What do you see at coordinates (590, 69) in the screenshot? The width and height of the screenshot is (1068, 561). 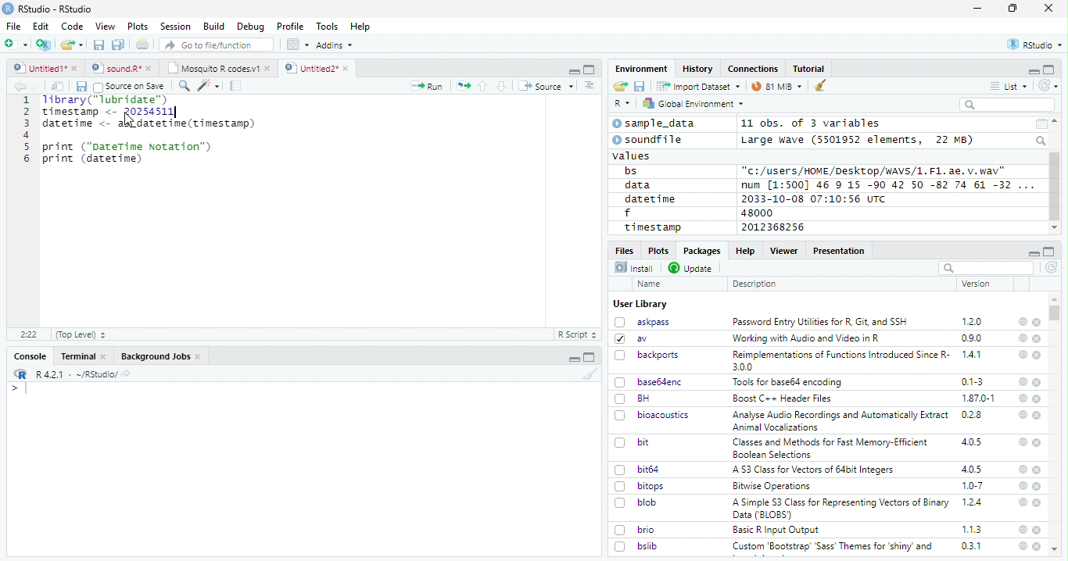 I see `Full screen` at bounding box center [590, 69].